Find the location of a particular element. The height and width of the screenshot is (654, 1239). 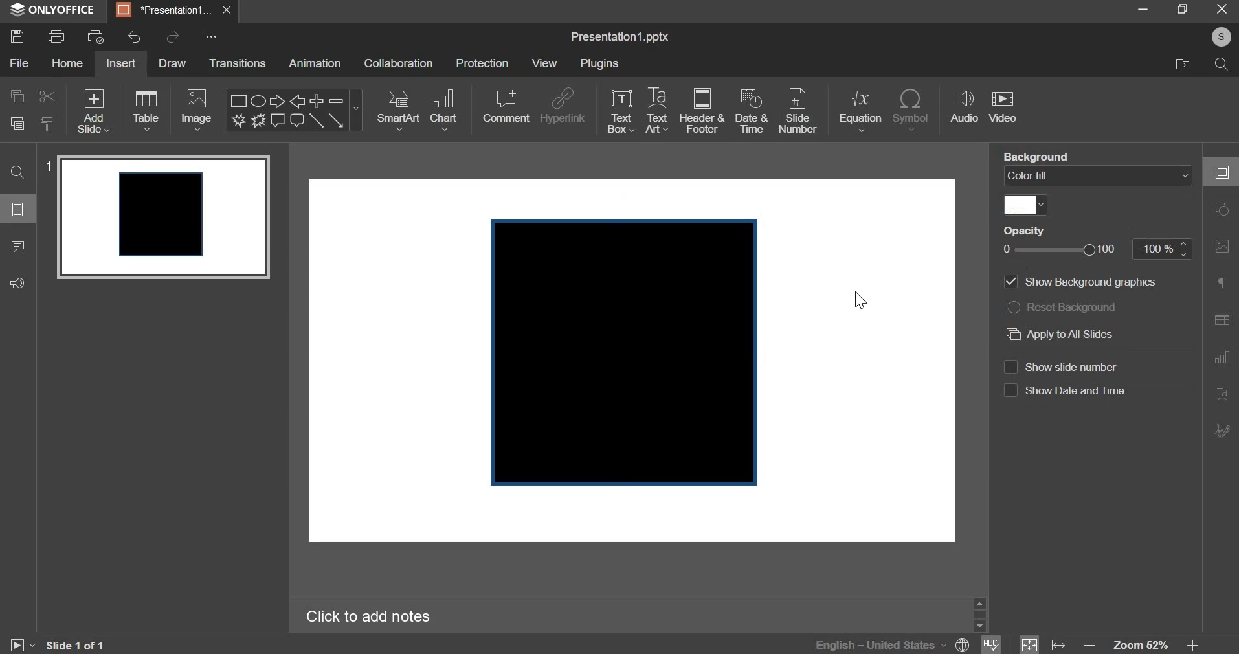

Chat is located at coordinates (297, 121).